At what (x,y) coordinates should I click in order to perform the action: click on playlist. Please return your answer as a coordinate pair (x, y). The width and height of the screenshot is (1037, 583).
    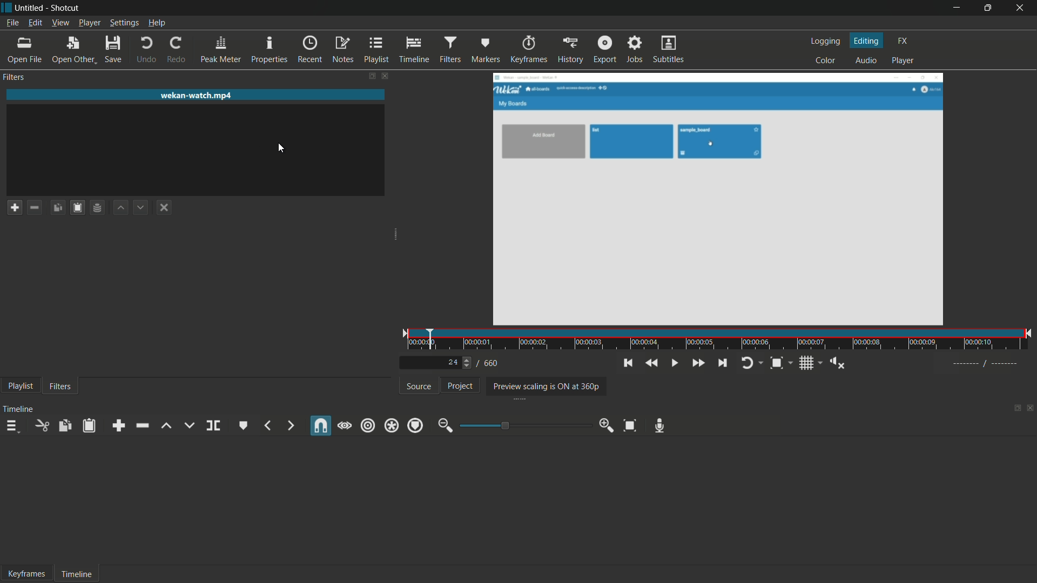
    Looking at the image, I should click on (18, 387).